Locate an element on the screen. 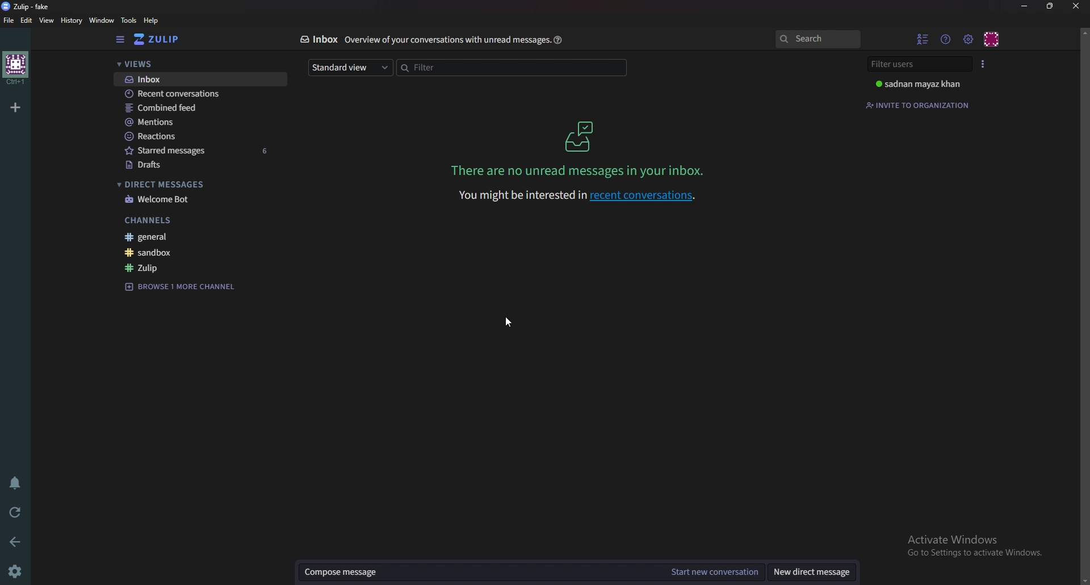 Image resolution: width=1090 pixels, height=585 pixels. View is located at coordinates (45, 20).